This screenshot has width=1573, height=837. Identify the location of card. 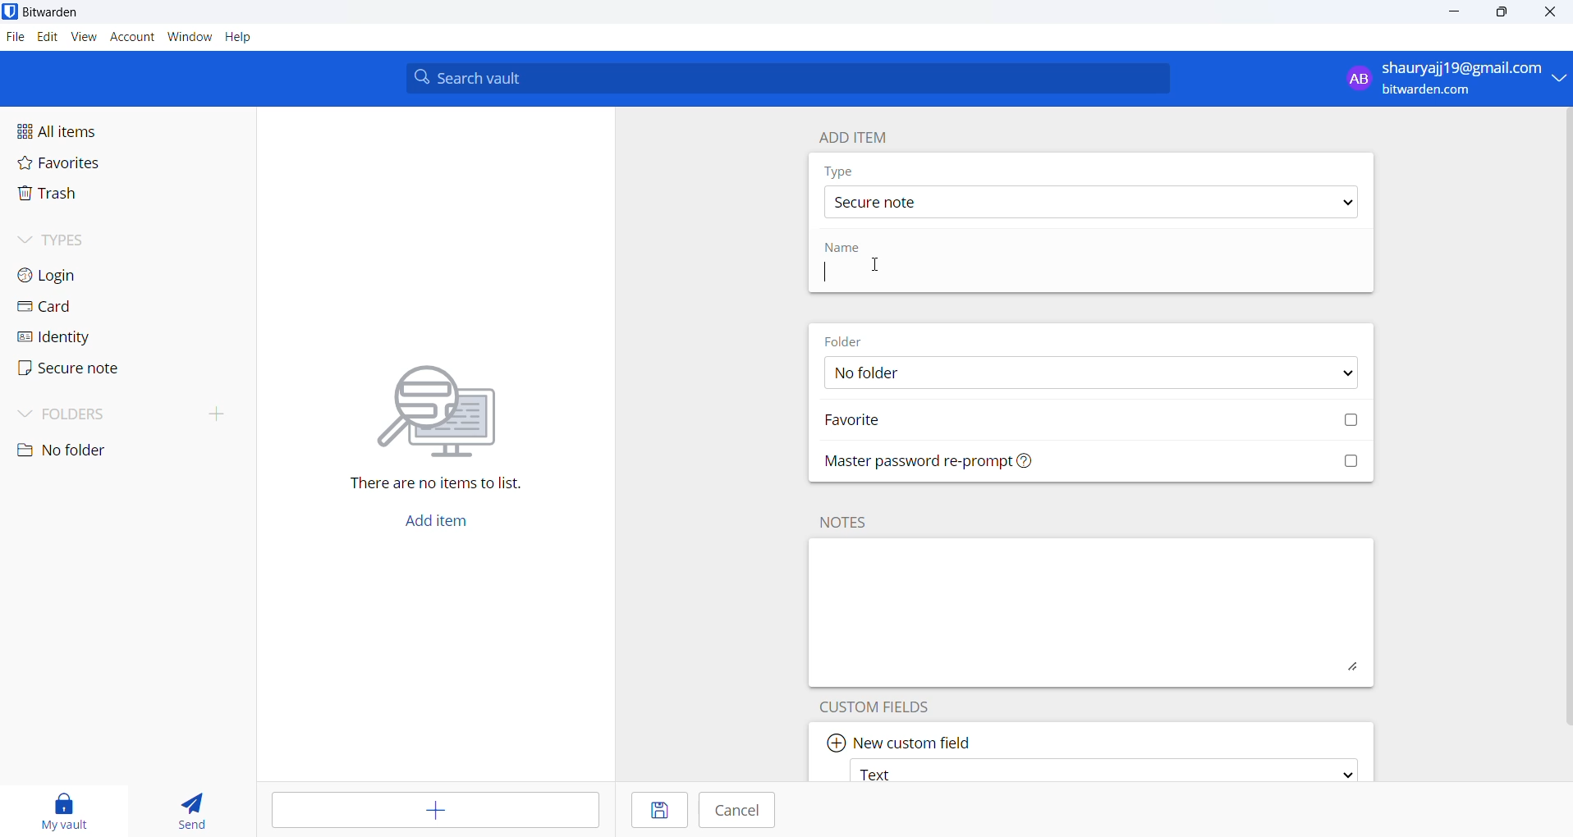
(86, 307).